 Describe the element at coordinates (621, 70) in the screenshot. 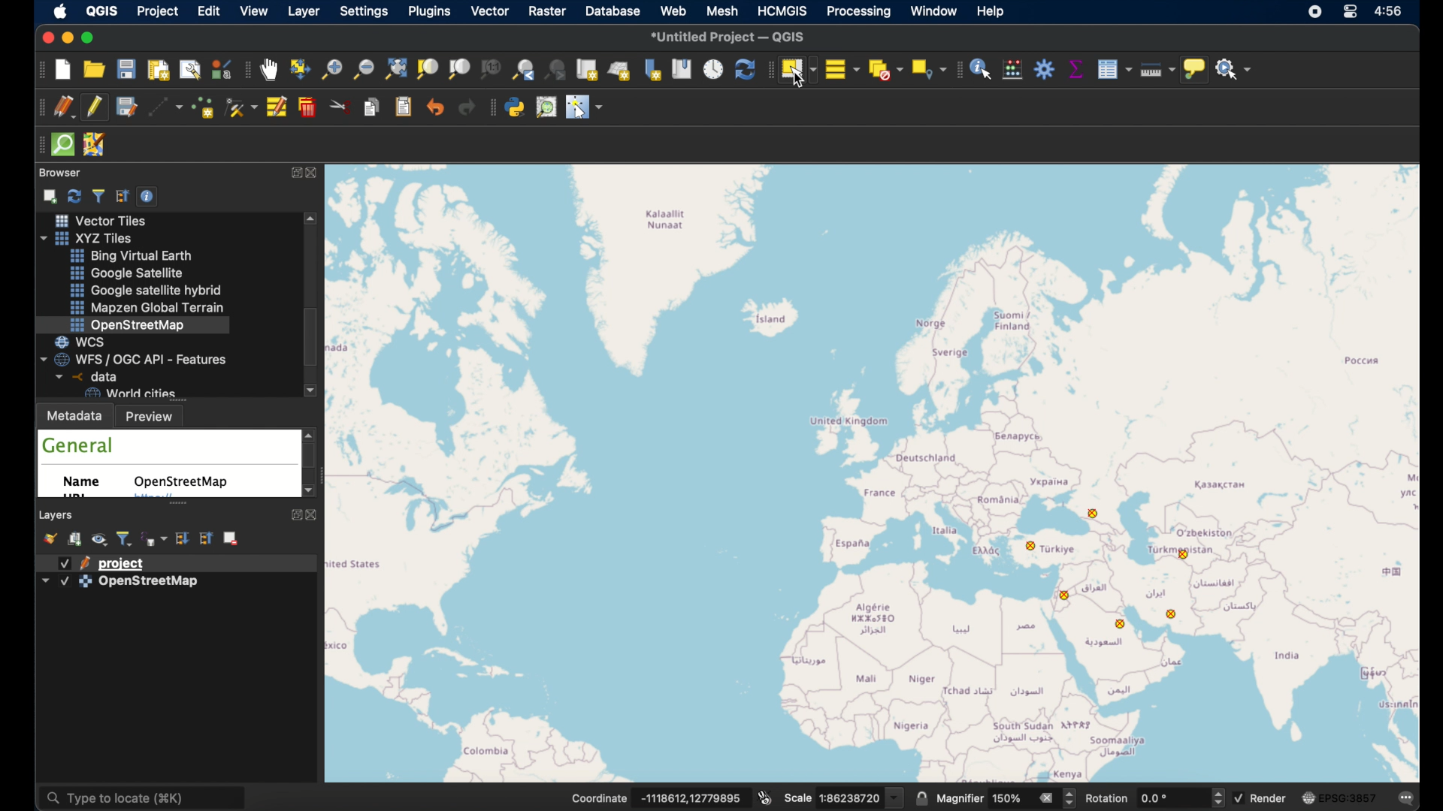

I see `new 3d map view` at that location.